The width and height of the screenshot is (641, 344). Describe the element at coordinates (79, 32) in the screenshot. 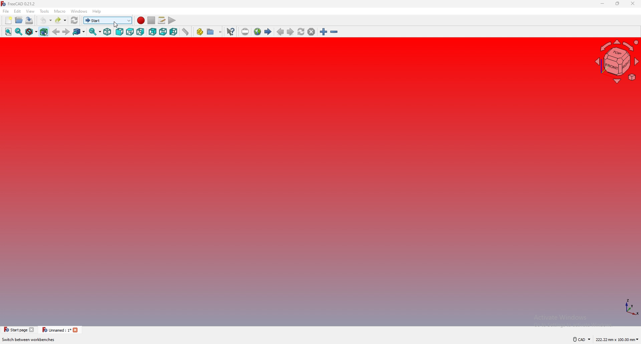

I see `goto linked object` at that location.